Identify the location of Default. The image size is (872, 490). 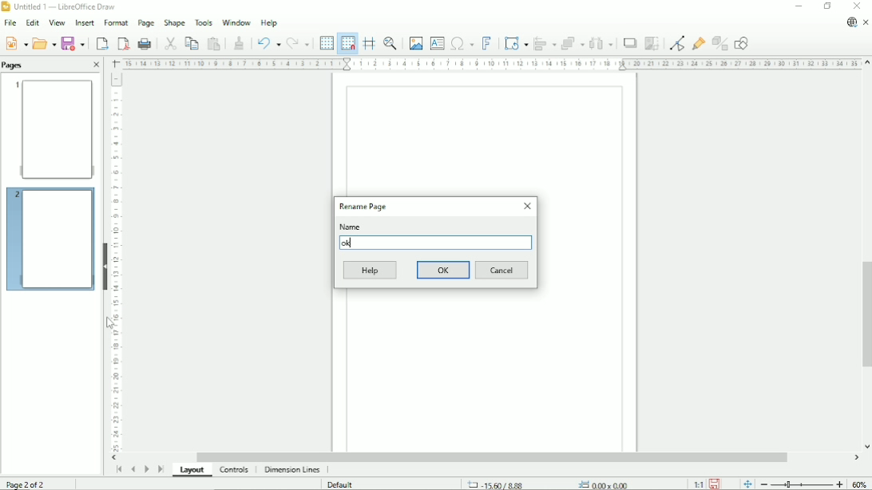
(342, 484).